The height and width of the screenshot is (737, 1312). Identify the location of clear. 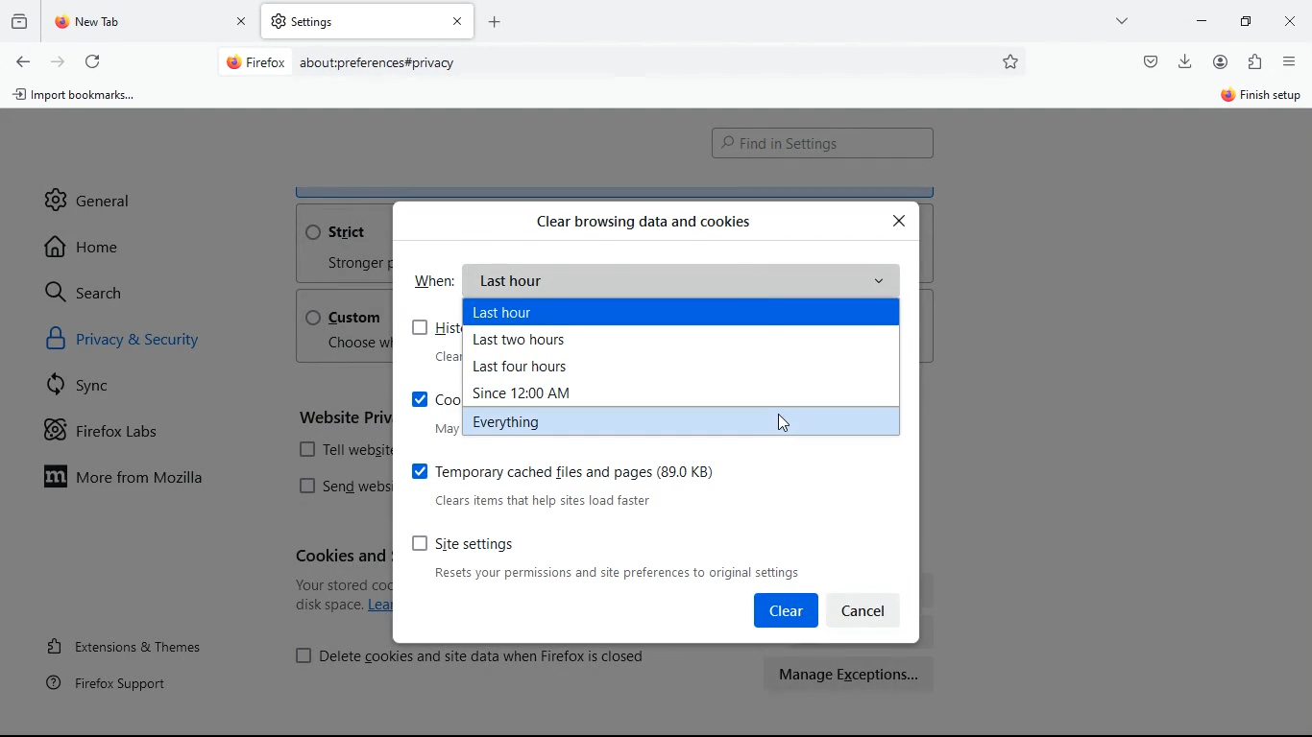
(785, 610).